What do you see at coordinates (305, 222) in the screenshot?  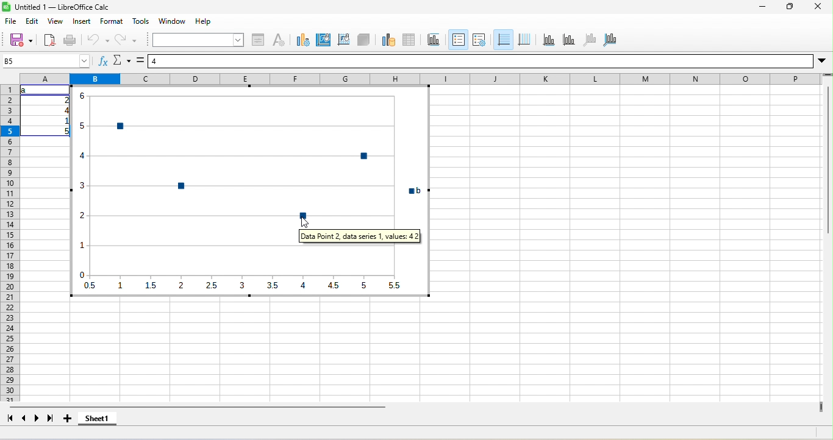 I see `cursor movement` at bounding box center [305, 222].